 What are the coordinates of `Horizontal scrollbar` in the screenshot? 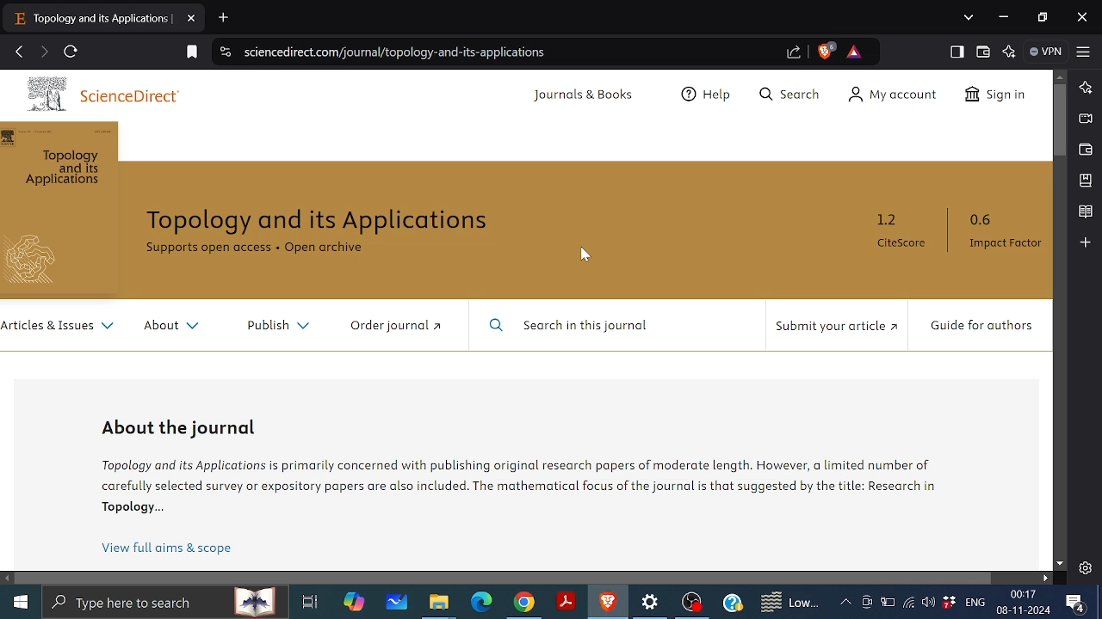 It's located at (506, 579).